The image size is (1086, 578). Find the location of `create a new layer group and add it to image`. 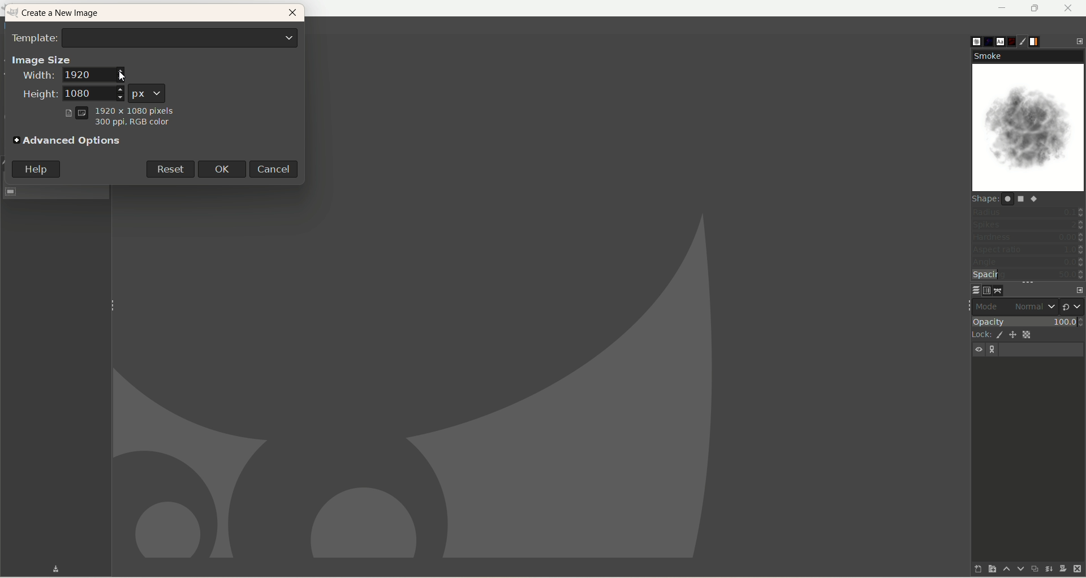

create a new layer group and add it to image is located at coordinates (986, 570).